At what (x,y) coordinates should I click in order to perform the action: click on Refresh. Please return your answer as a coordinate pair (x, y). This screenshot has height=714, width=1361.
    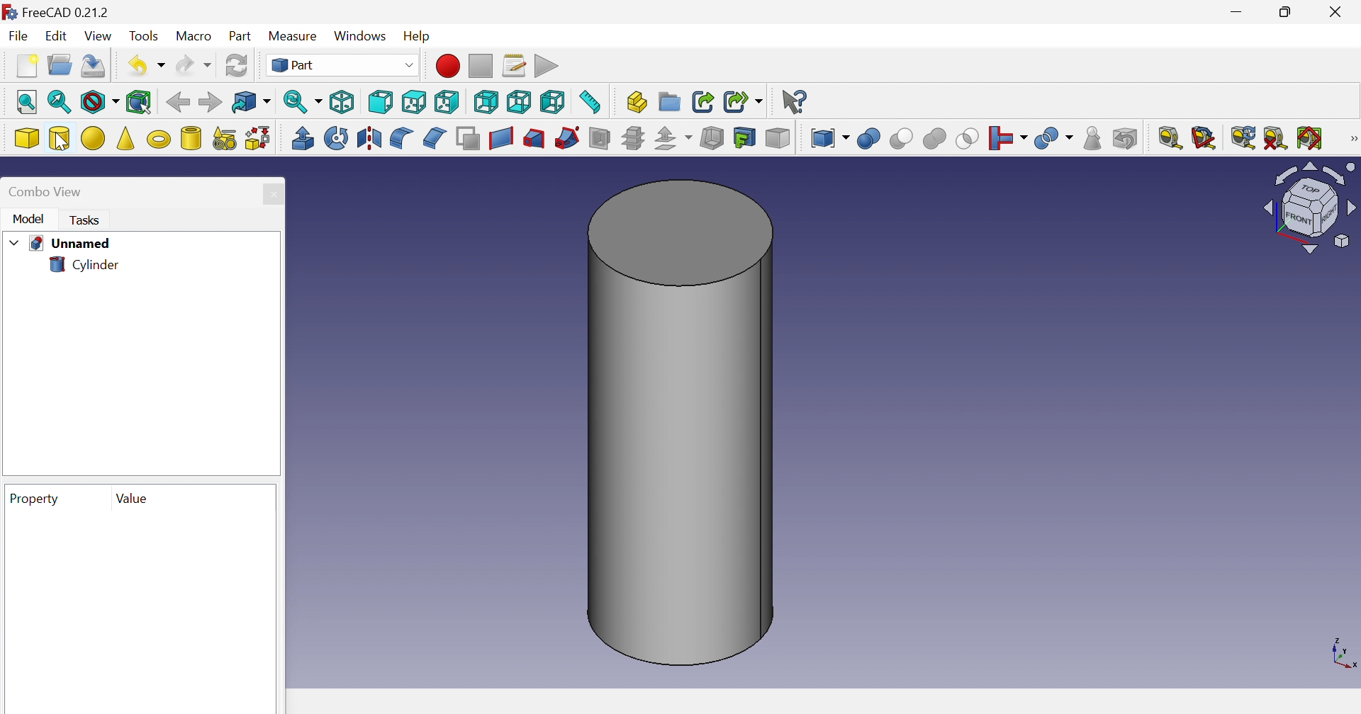
    Looking at the image, I should click on (239, 64).